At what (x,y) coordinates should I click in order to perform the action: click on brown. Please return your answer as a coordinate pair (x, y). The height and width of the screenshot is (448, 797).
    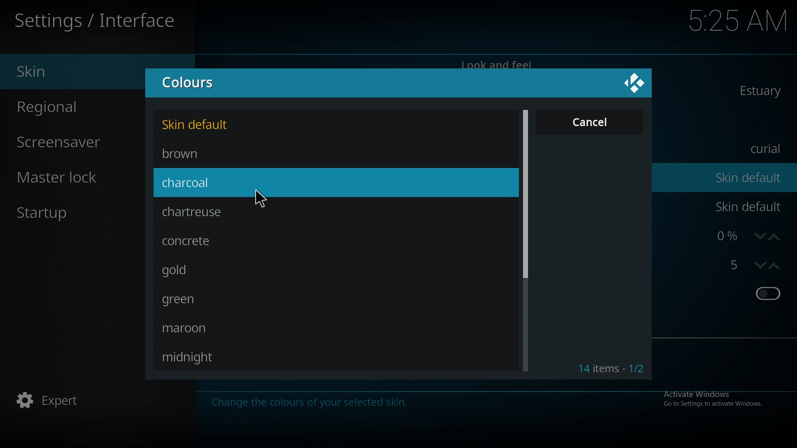
    Looking at the image, I should click on (200, 153).